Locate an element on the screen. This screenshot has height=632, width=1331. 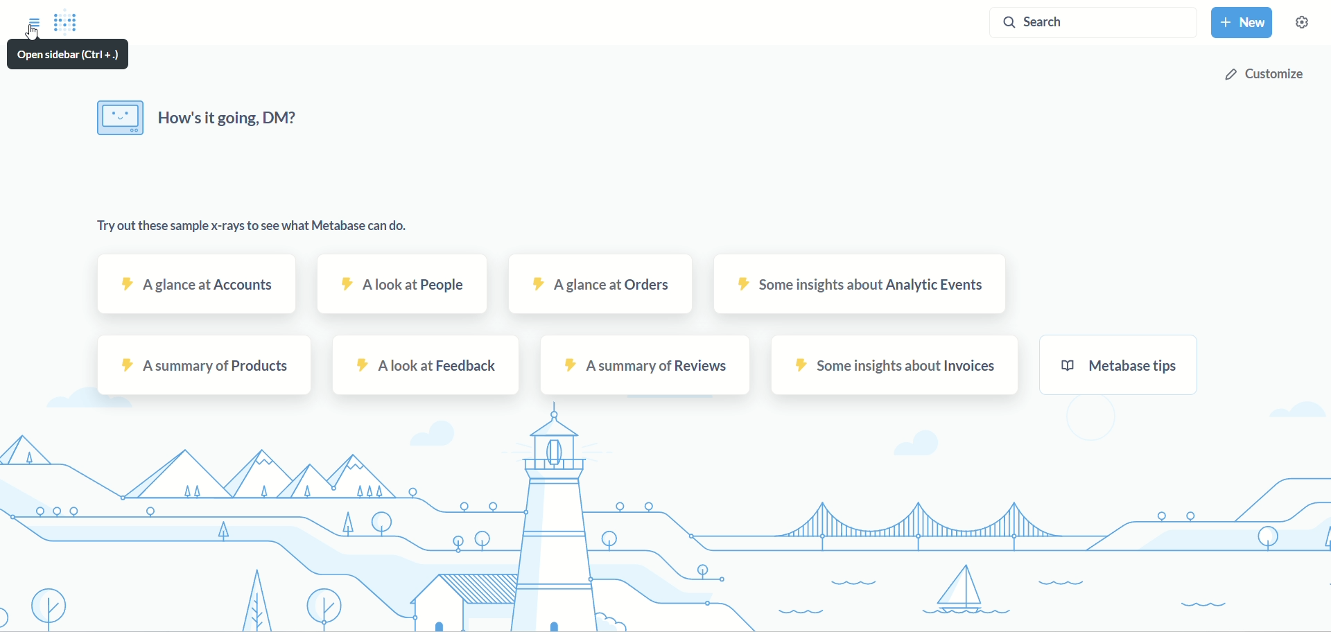
metabase tips is located at coordinates (1121, 365).